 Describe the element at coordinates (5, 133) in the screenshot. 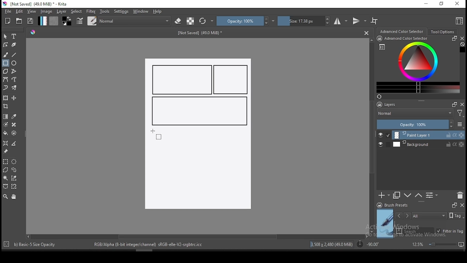

I see `paint bucket tool` at that location.